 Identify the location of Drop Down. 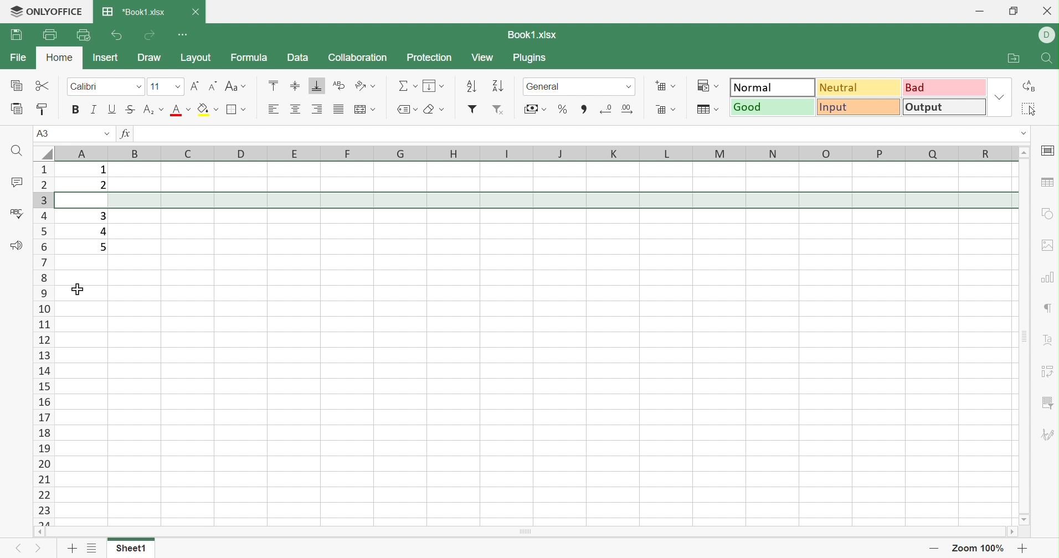
(1000, 97).